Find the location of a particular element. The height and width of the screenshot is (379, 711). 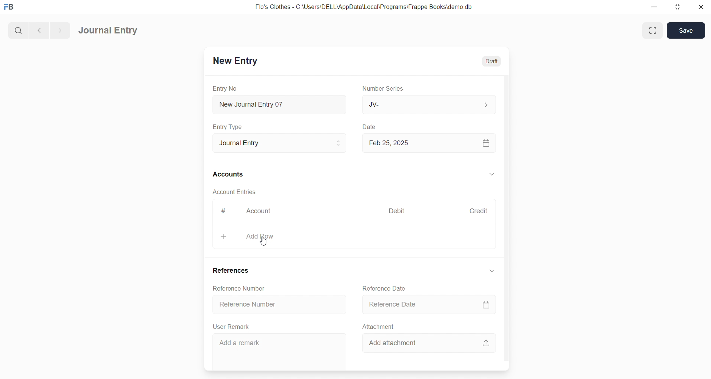

logo is located at coordinates (11, 7).